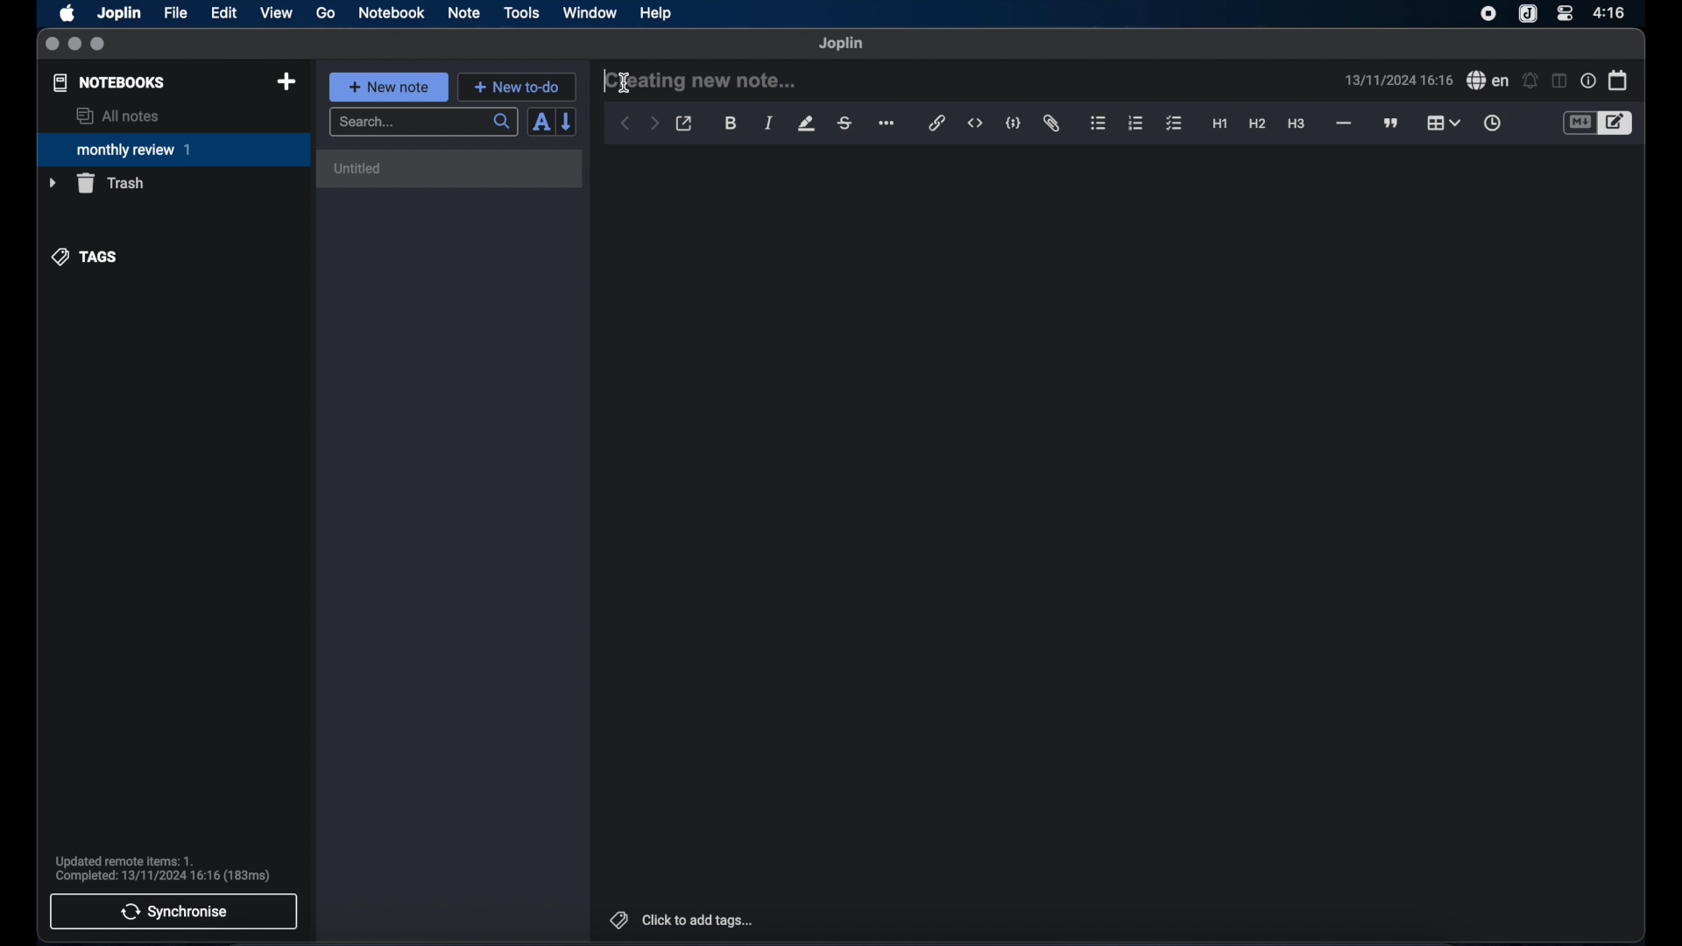 The image size is (1682, 946). I want to click on help, so click(657, 13).